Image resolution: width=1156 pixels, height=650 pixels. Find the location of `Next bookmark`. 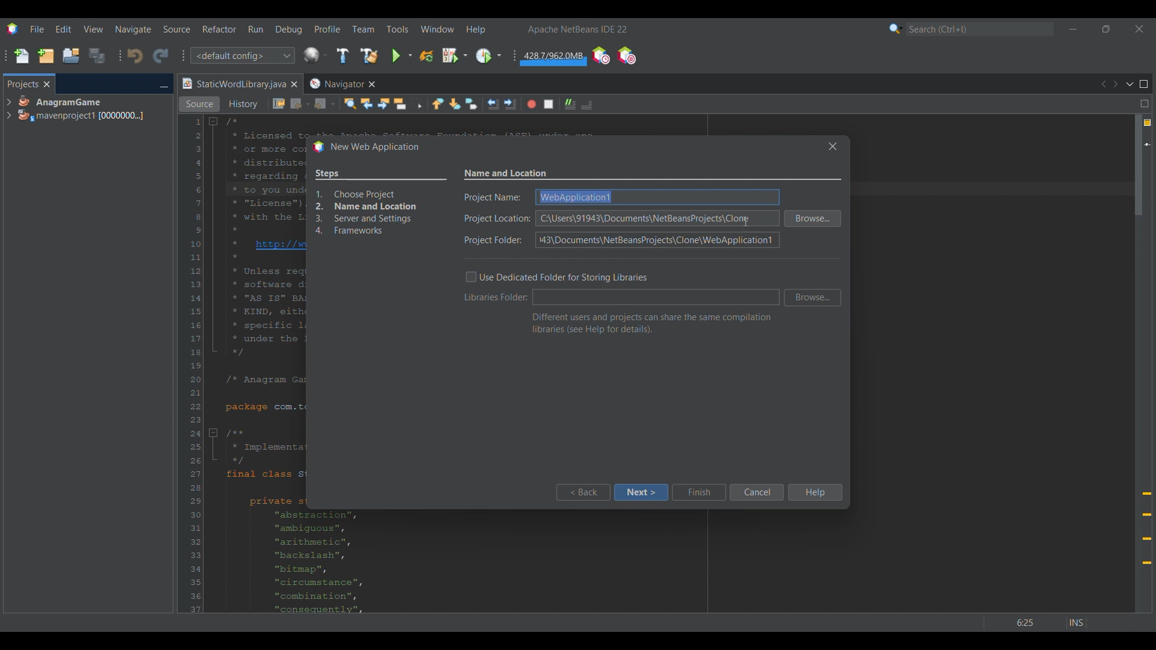

Next bookmark is located at coordinates (455, 104).